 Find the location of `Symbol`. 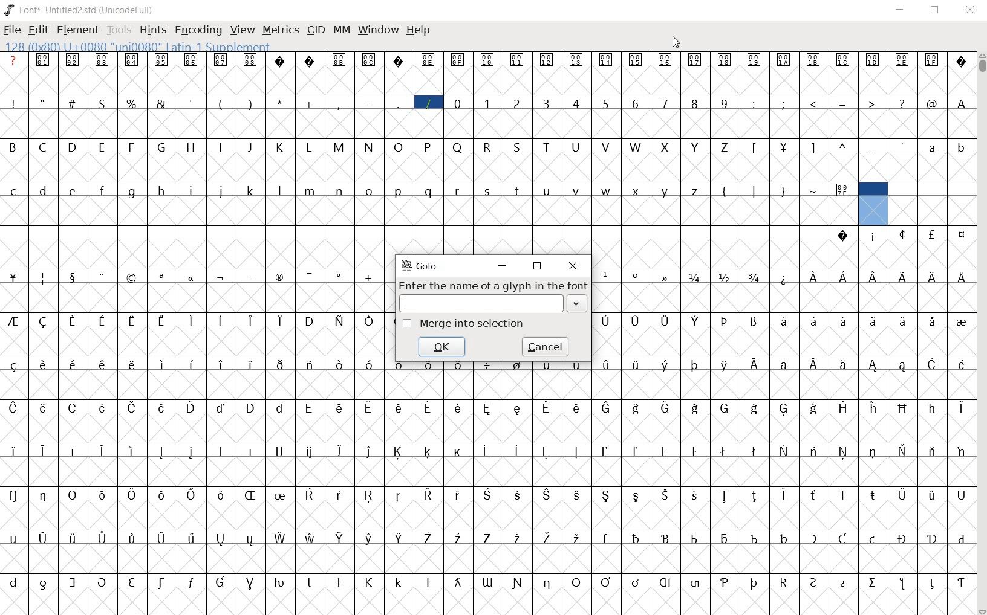

Symbol is located at coordinates (163, 494).